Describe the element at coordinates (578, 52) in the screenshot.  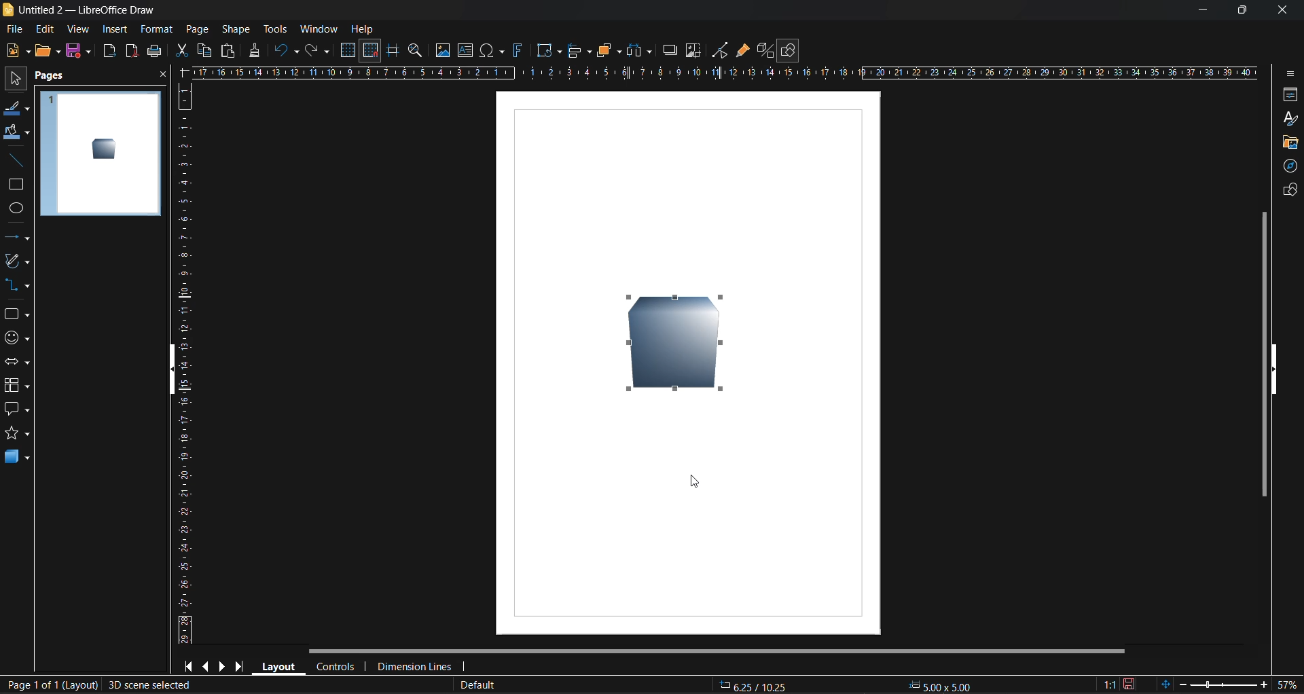
I see `align objects` at that location.